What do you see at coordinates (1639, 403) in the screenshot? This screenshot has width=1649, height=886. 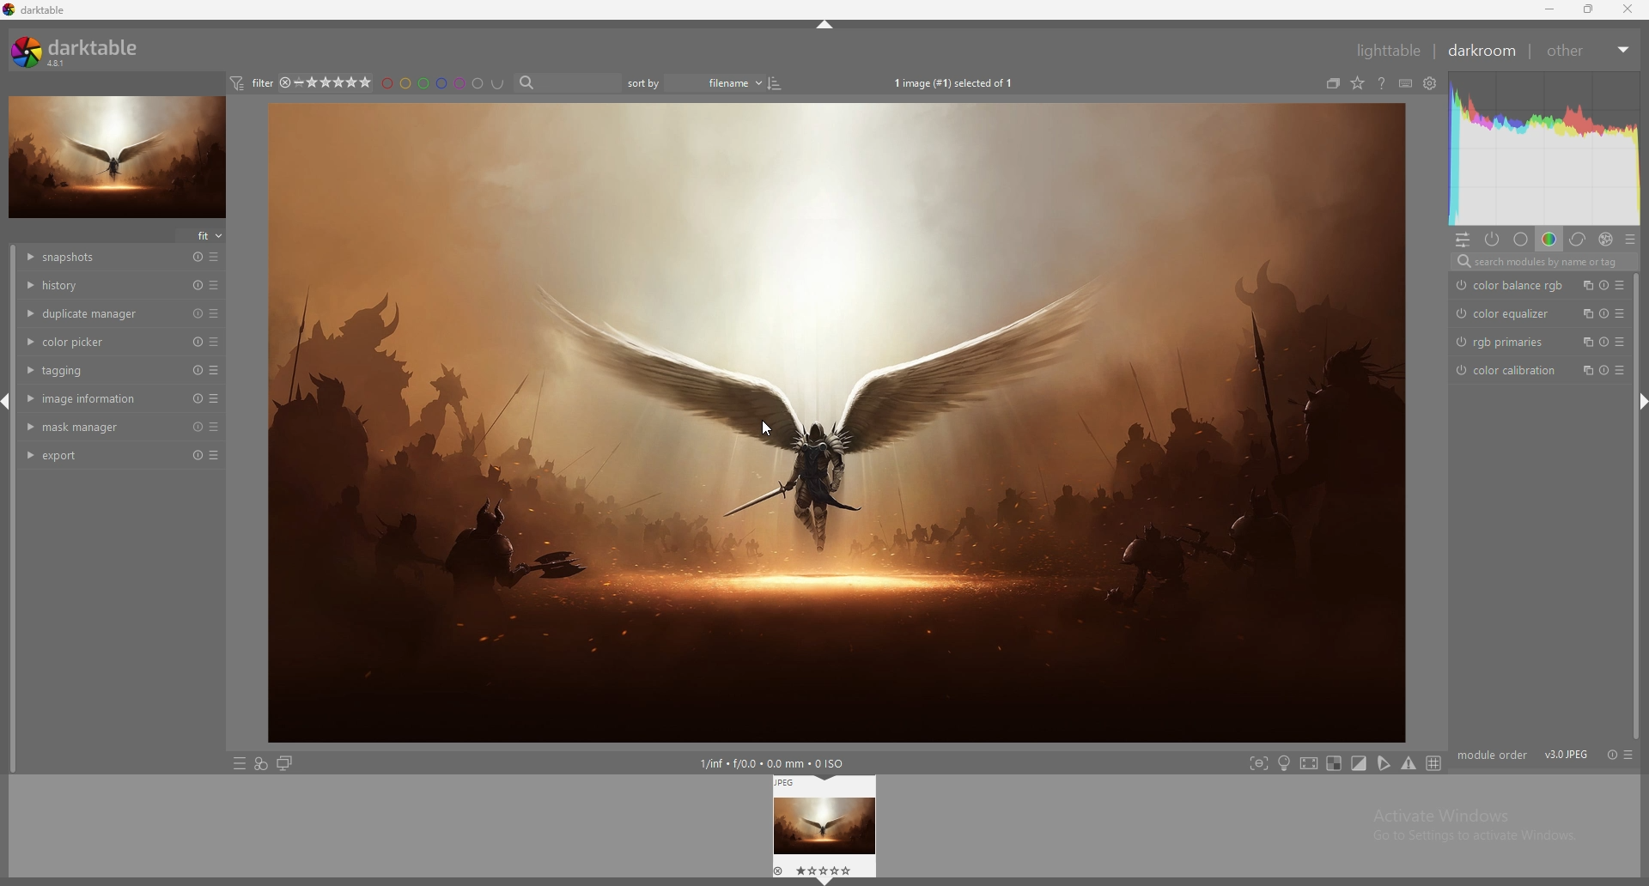 I see `hide` at bounding box center [1639, 403].